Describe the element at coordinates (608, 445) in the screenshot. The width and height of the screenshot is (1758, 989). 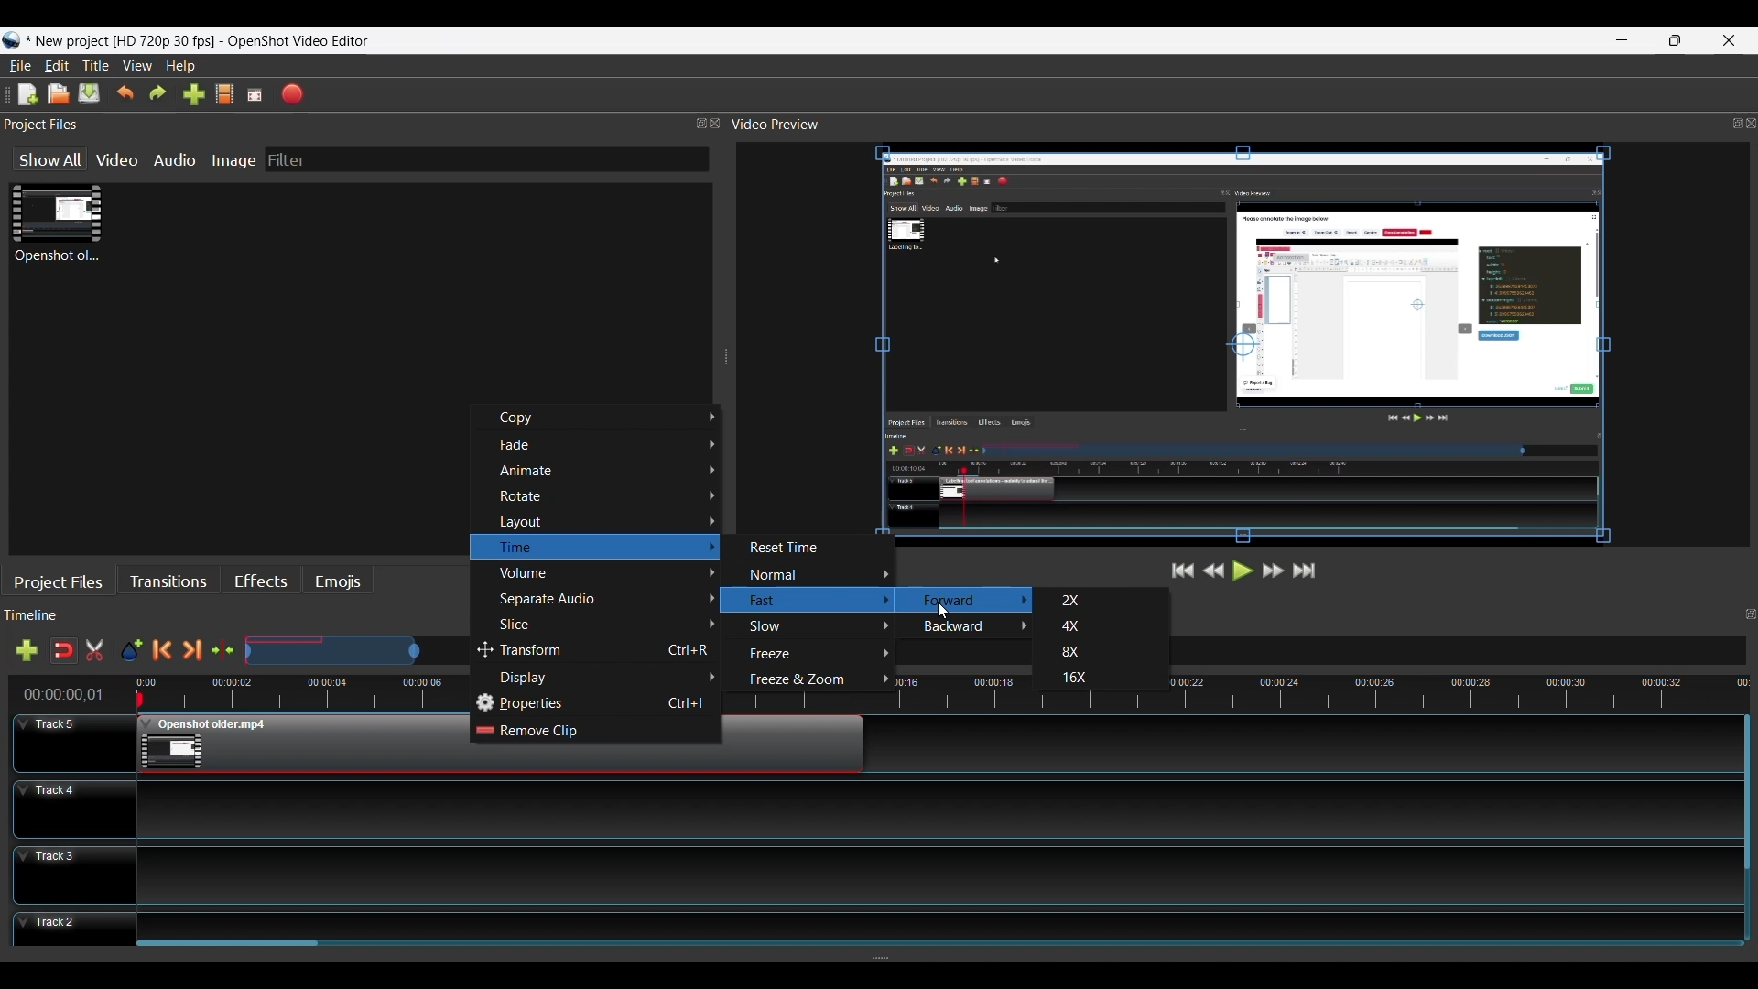
I see `Fade` at that location.